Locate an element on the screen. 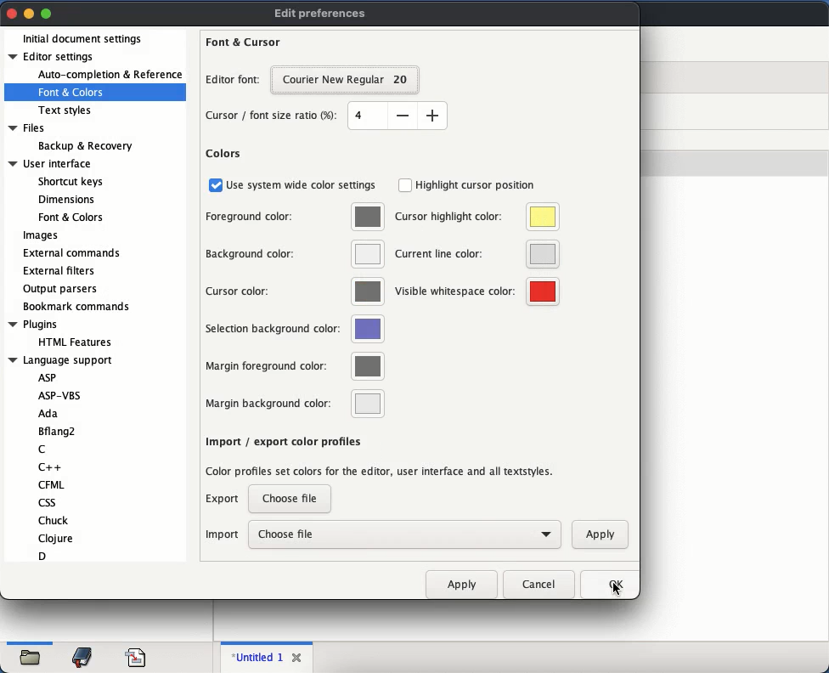  color is located at coordinates (369, 404).